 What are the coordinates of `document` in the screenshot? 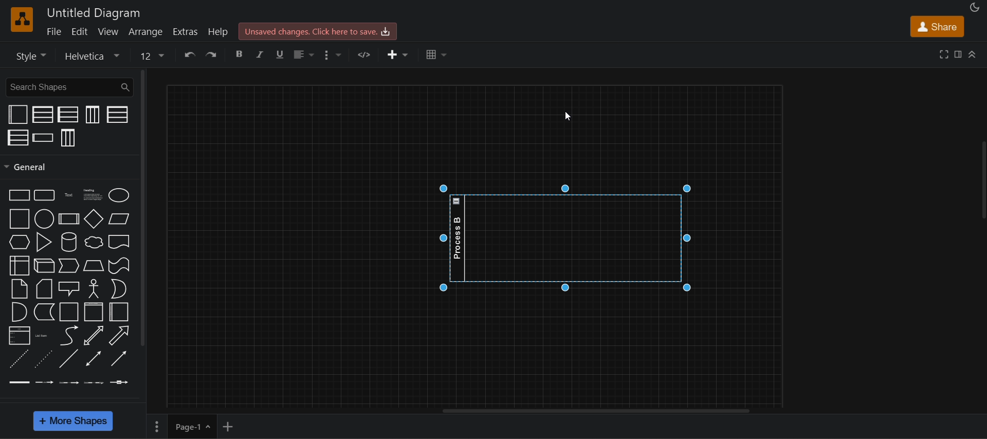 It's located at (118, 242).